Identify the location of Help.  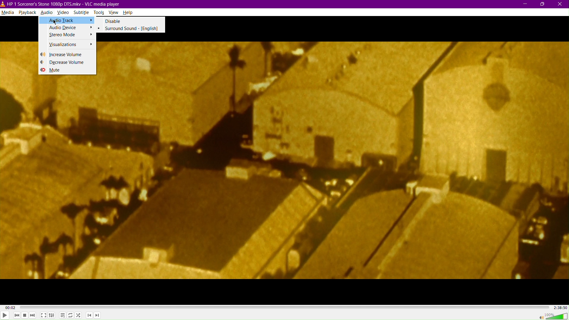
(128, 12).